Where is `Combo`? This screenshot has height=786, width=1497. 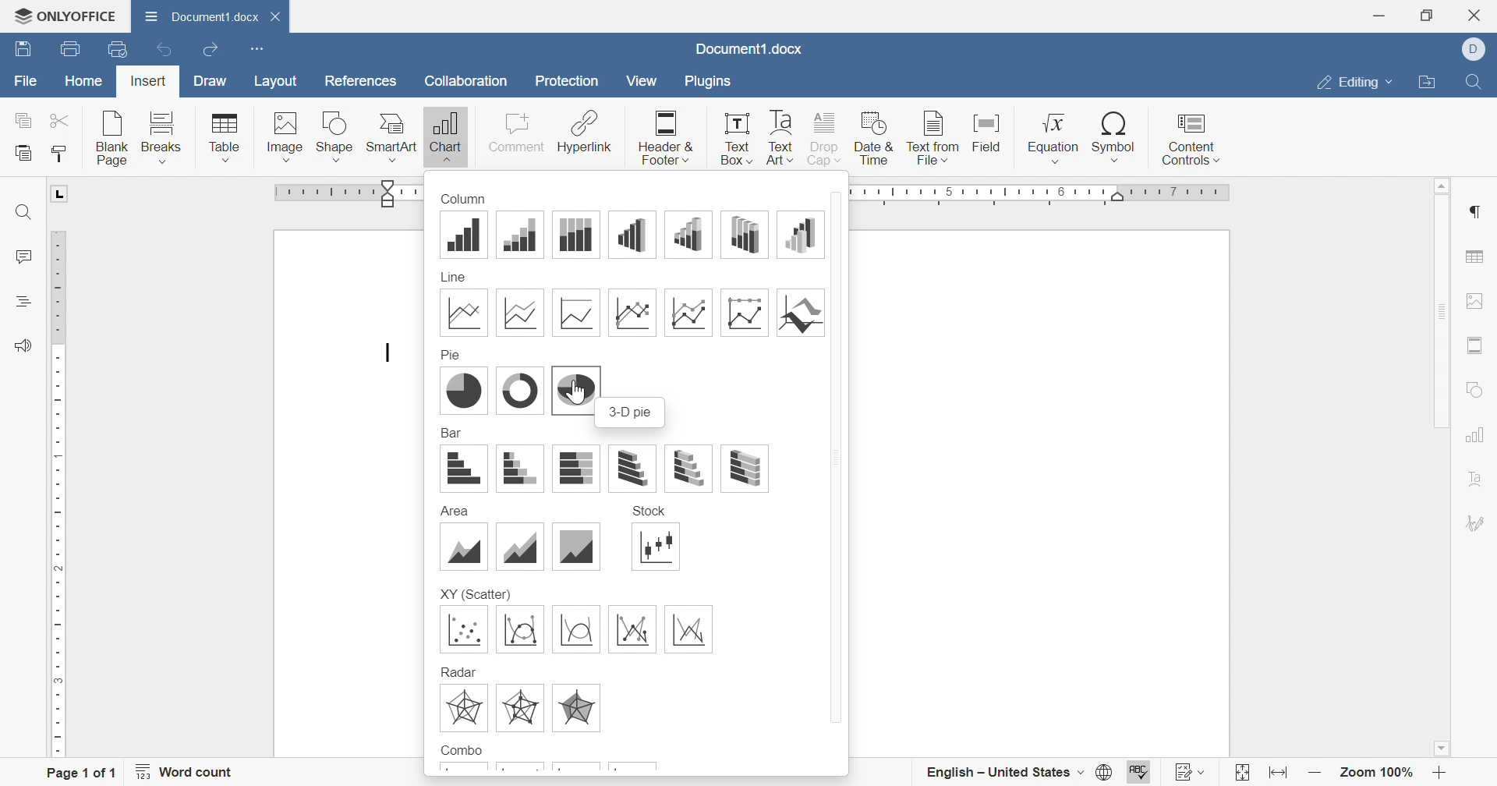
Combo is located at coordinates (461, 749).